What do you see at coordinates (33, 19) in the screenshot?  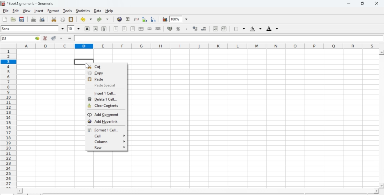 I see `Print` at bounding box center [33, 19].